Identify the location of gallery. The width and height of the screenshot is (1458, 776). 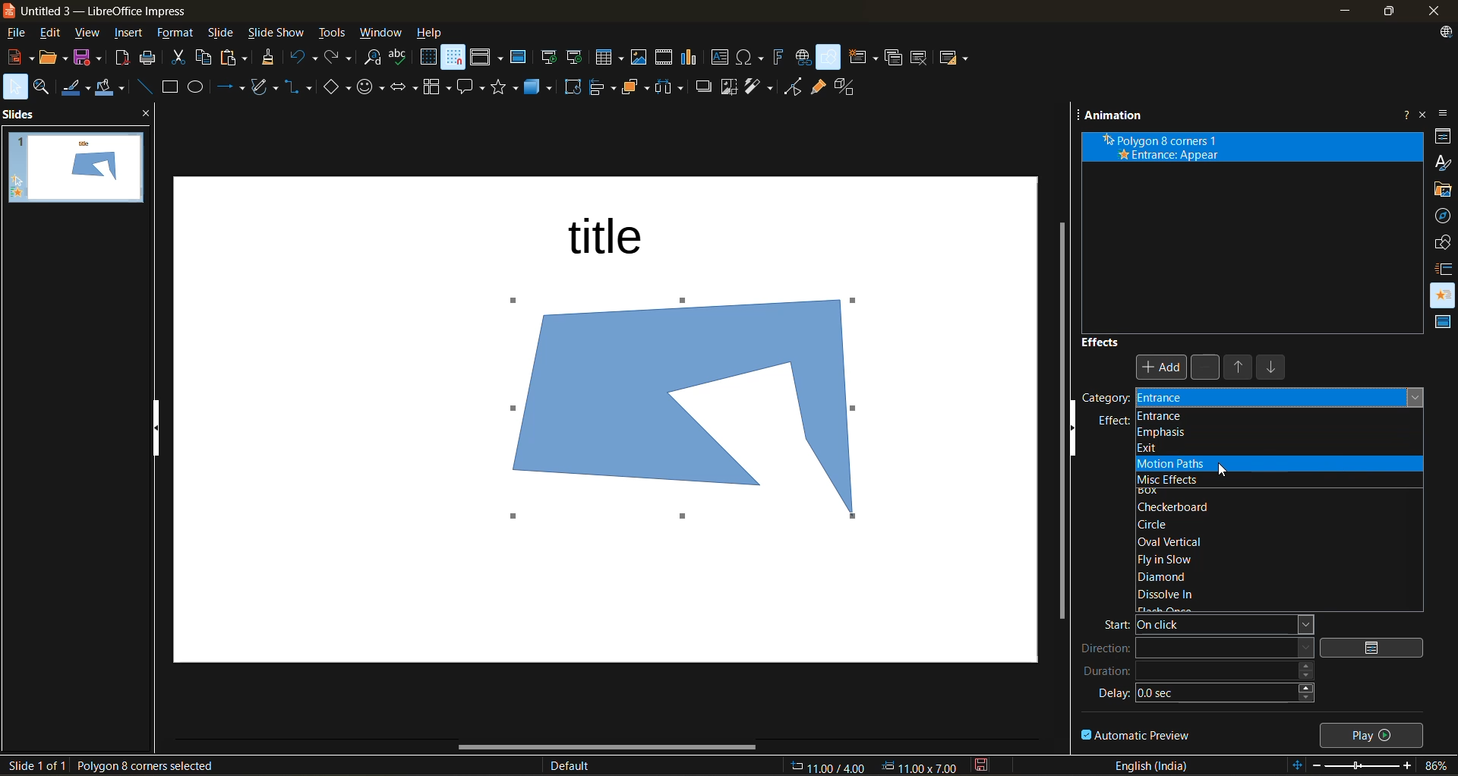
(1443, 191).